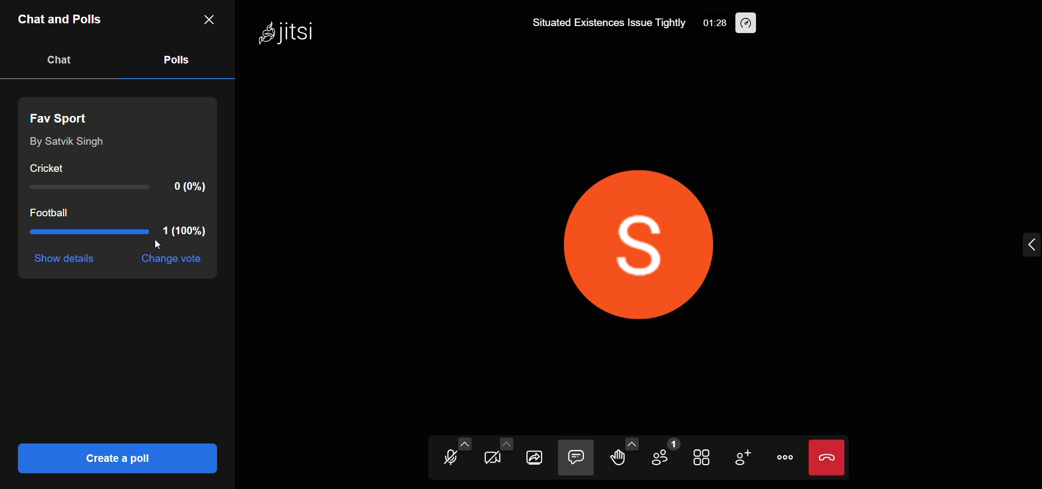 This screenshot has width=1042, height=489. Describe the element at coordinates (534, 458) in the screenshot. I see `screen share` at that location.